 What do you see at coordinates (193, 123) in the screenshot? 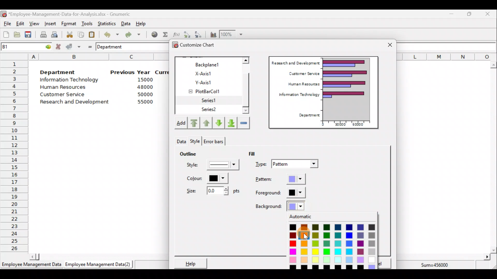
I see `Move upward` at bounding box center [193, 123].